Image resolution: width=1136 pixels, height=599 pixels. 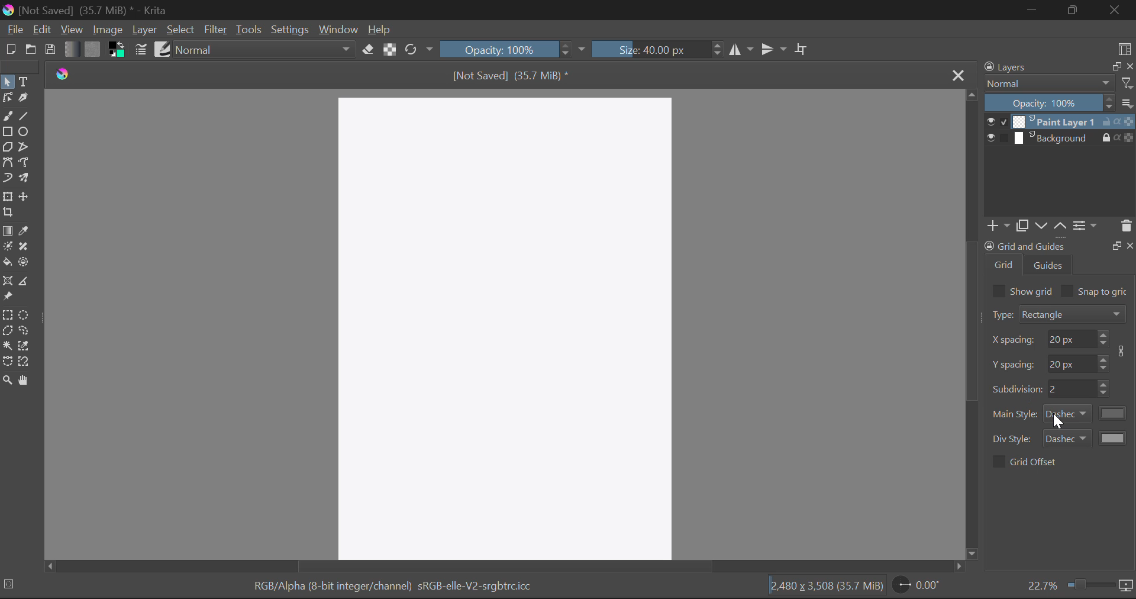 What do you see at coordinates (656, 49) in the screenshot?
I see `Brush Size` at bounding box center [656, 49].